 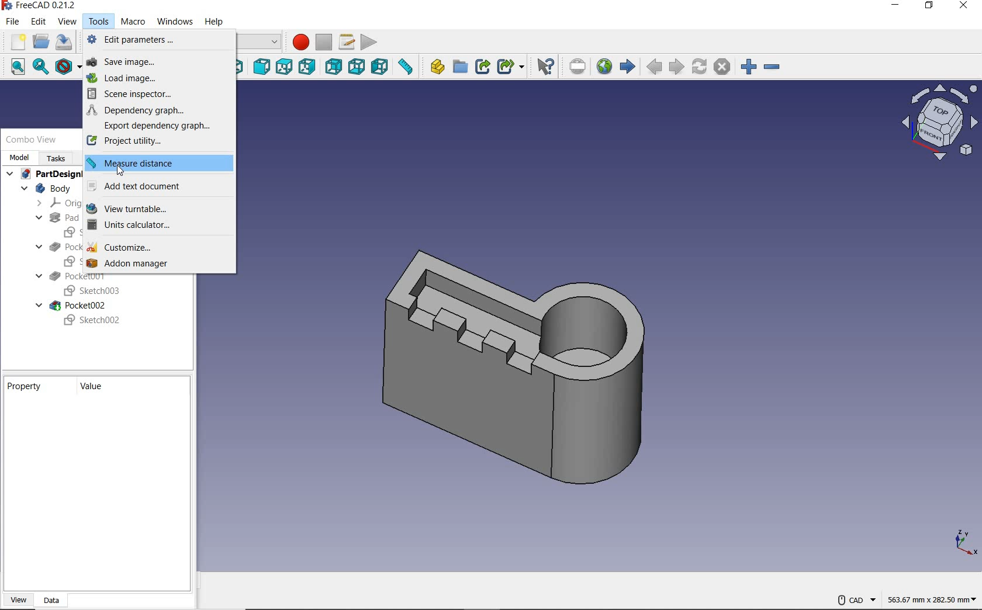 What do you see at coordinates (96, 22) in the screenshot?
I see `tools` at bounding box center [96, 22].